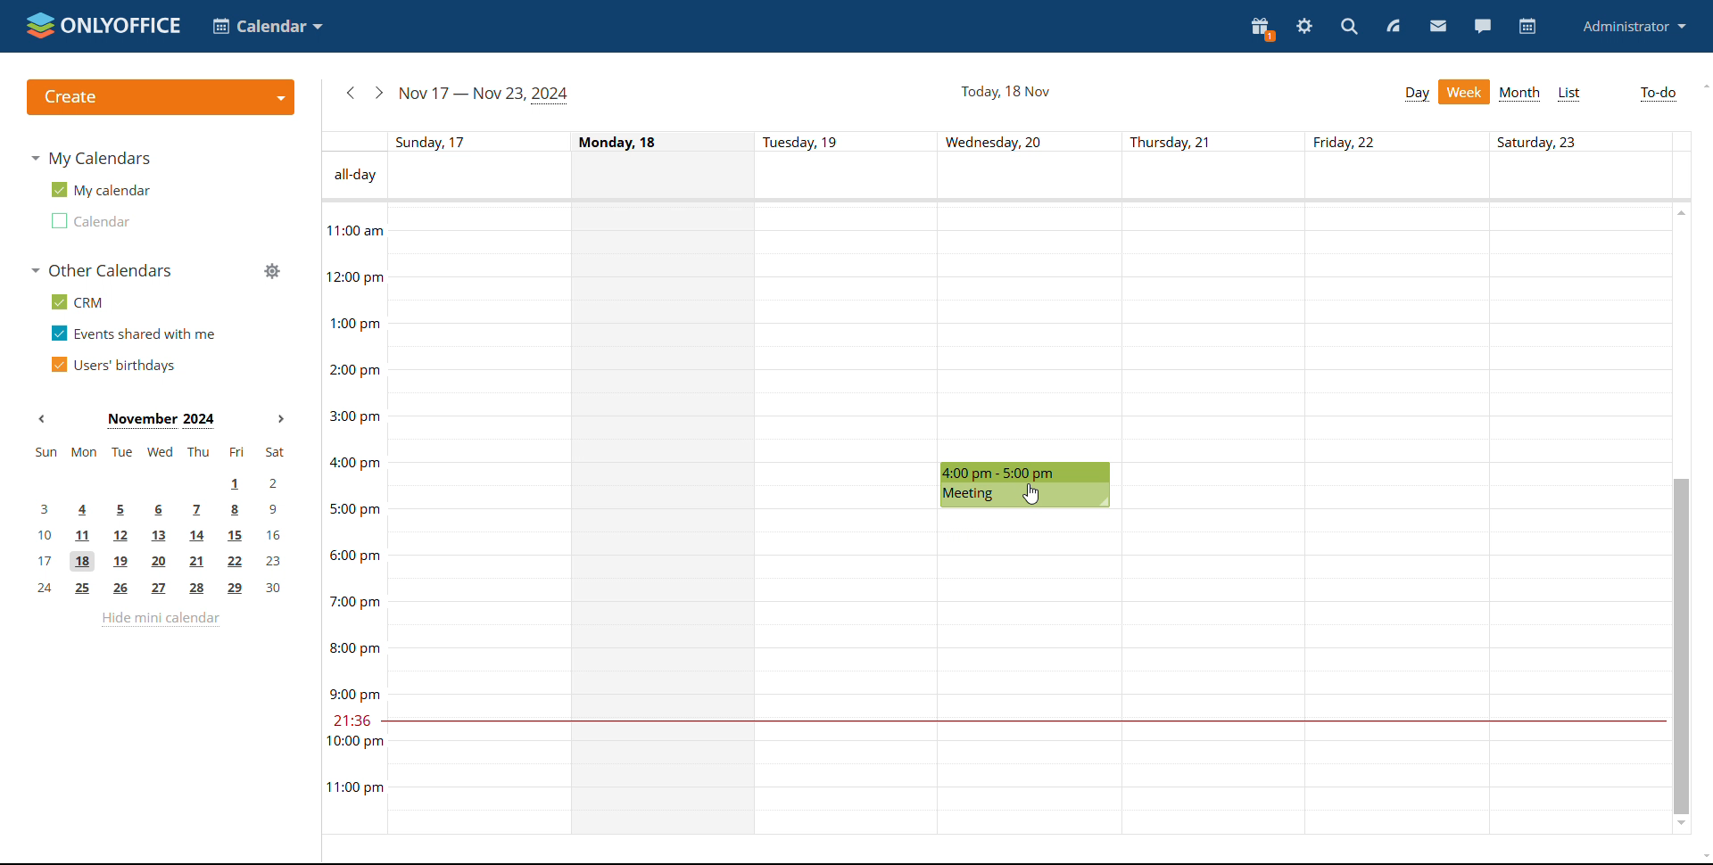 The image size is (1713, 865). I want to click on other calendars, so click(100, 270).